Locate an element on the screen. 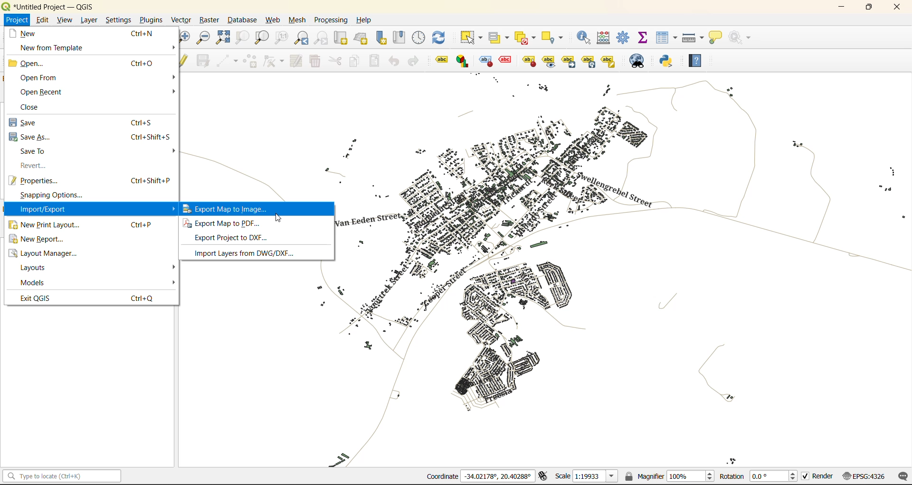 The width and height of the screenshot is (912, 485). modify is located at coordinates (294, 61).